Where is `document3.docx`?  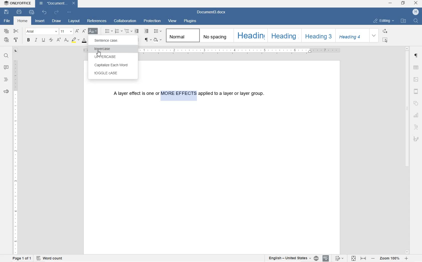 document3.docx is located at coordinates (212, 12).